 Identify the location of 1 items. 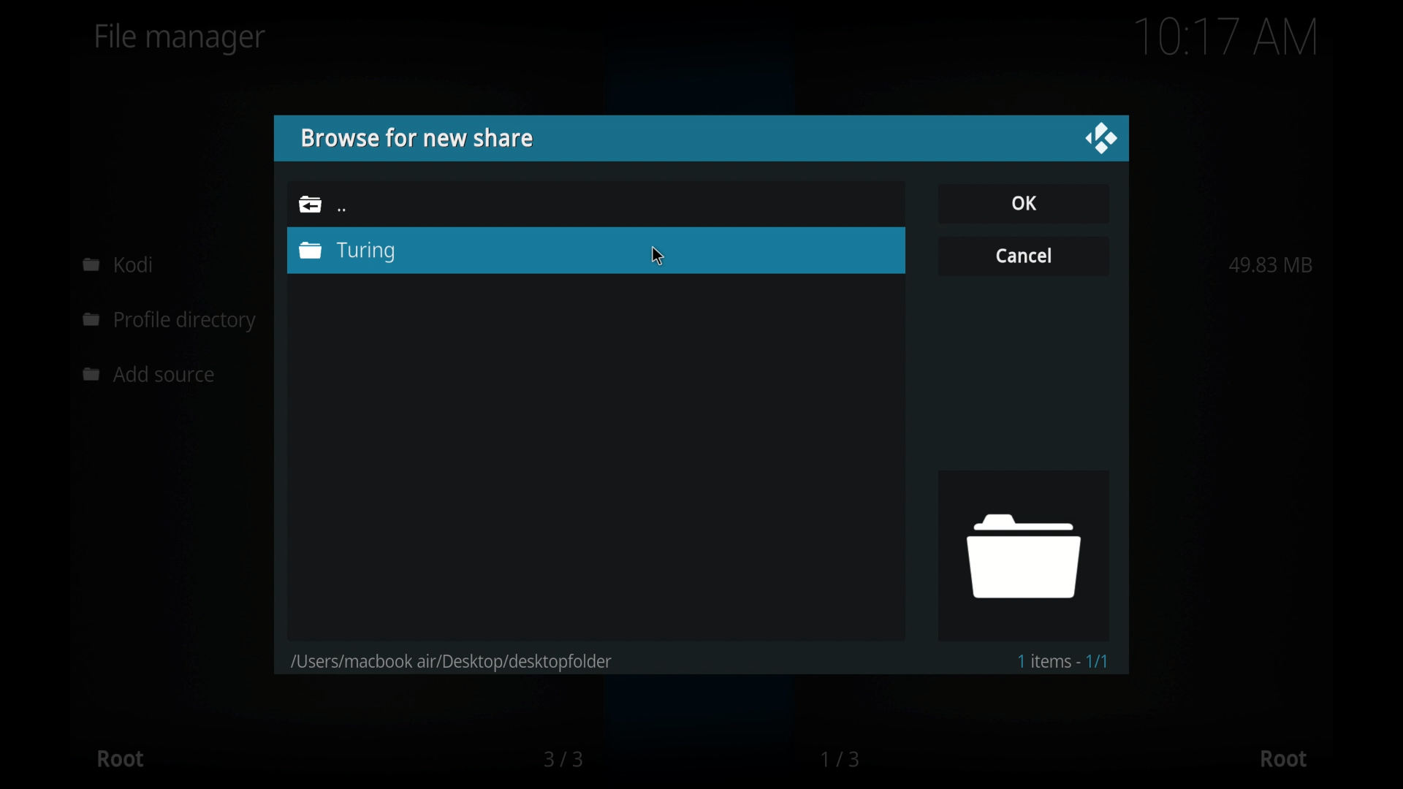
(1062, 660).